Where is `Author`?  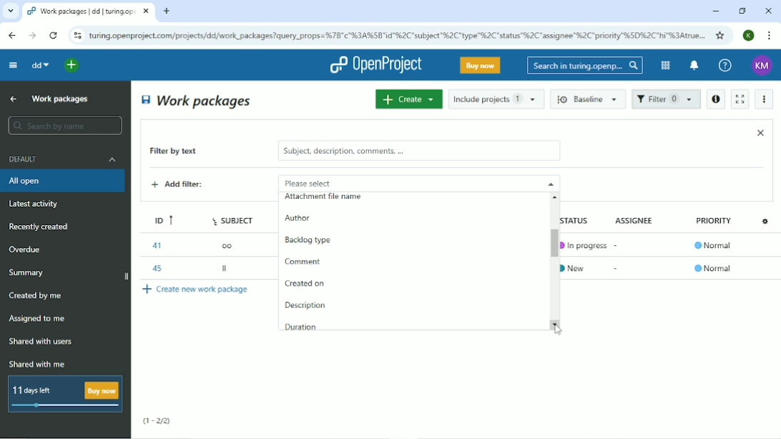 Author is located at coordinates (298, 220).